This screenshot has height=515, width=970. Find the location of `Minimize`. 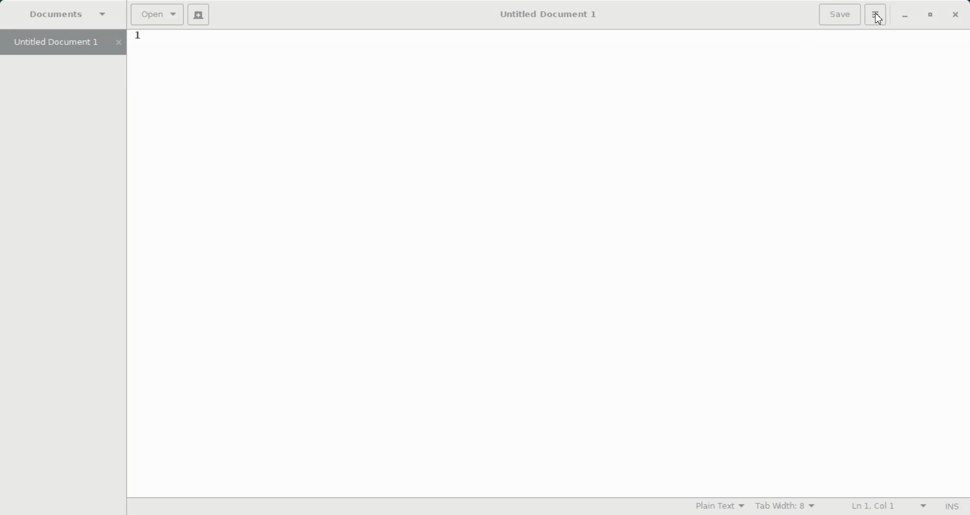

Minimize is located at coordinates (906, 16).